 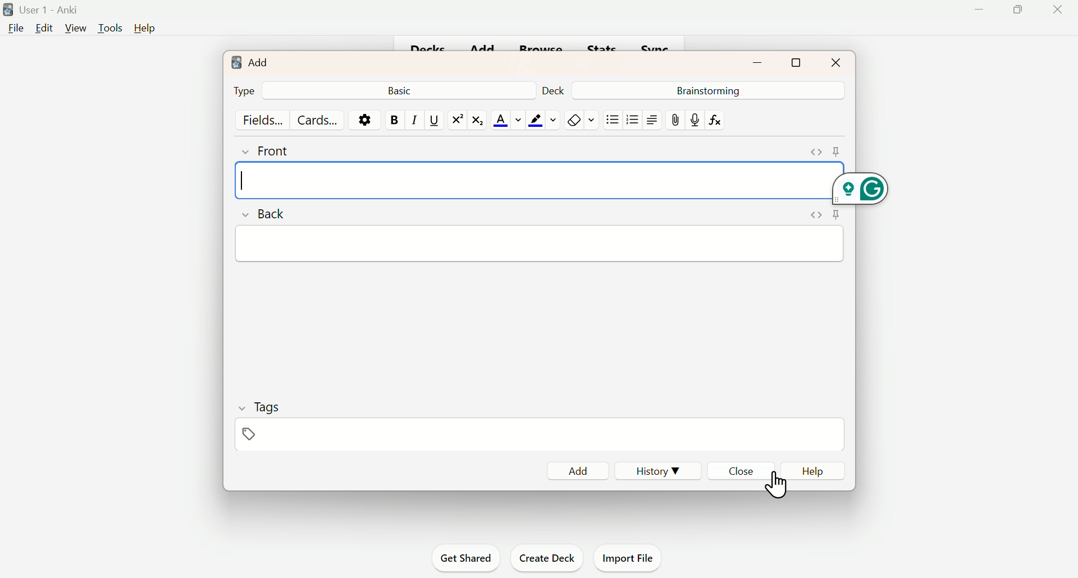 What do you see at coordinates (317, 120) in the screenshot?
I see `Cards` at bounding box center [317, 120].